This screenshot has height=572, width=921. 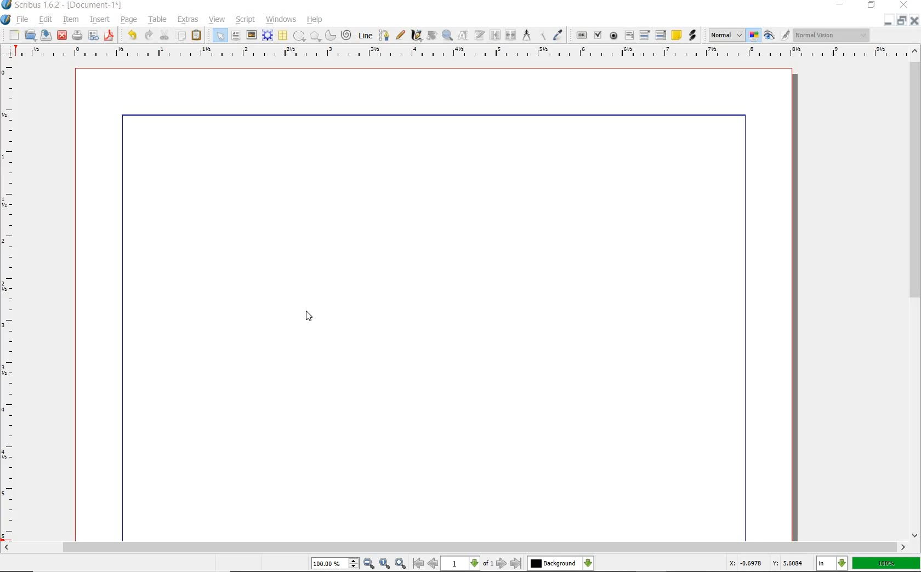 What do you see at coordinates (832, 562) in the screenshot?
I see `select current unit` at bounding box center [832, 562].